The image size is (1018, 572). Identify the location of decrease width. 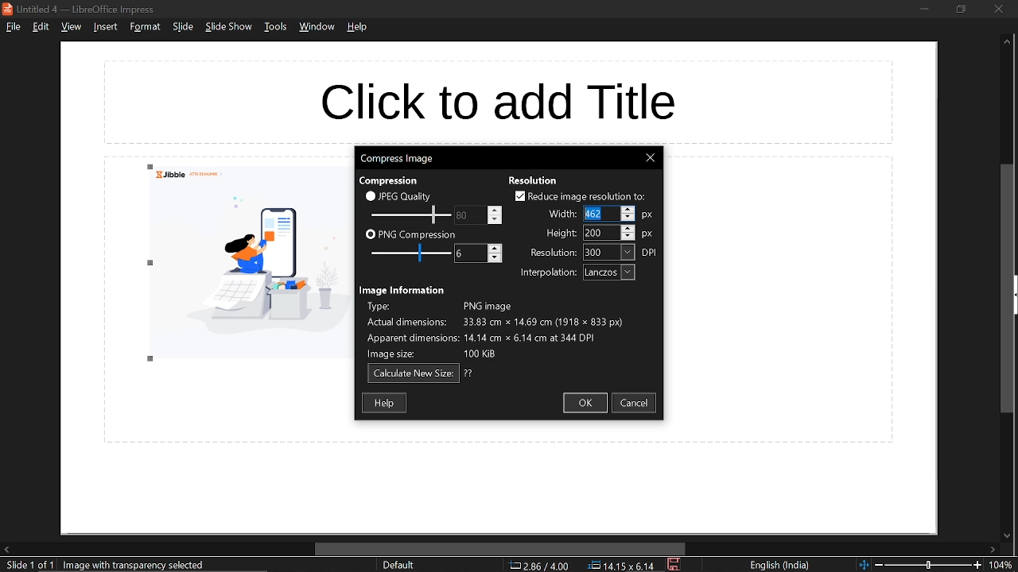
(628, 218).